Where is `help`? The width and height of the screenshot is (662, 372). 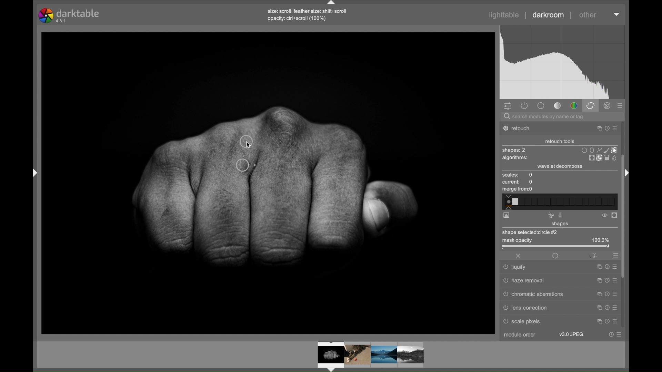 help is located at coordinates (606, 267).